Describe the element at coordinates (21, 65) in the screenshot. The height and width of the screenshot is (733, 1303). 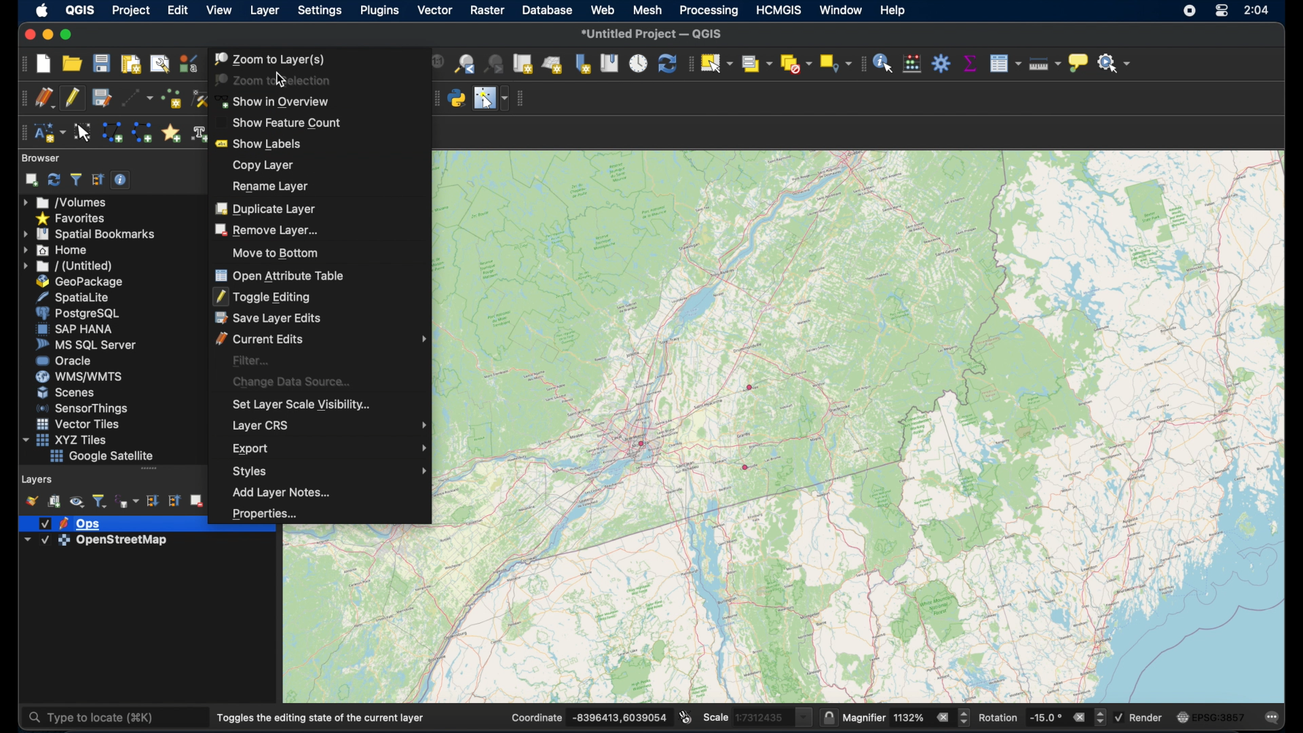
I see `project toolbar` at that location.